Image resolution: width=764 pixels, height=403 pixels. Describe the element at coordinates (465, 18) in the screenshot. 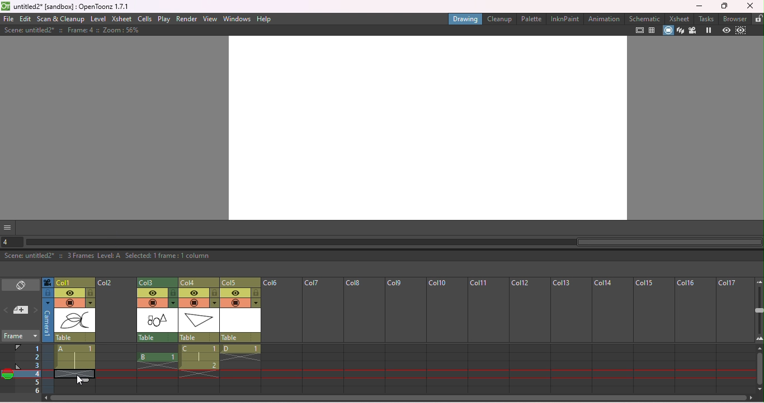

I see `Drawing` at that location.